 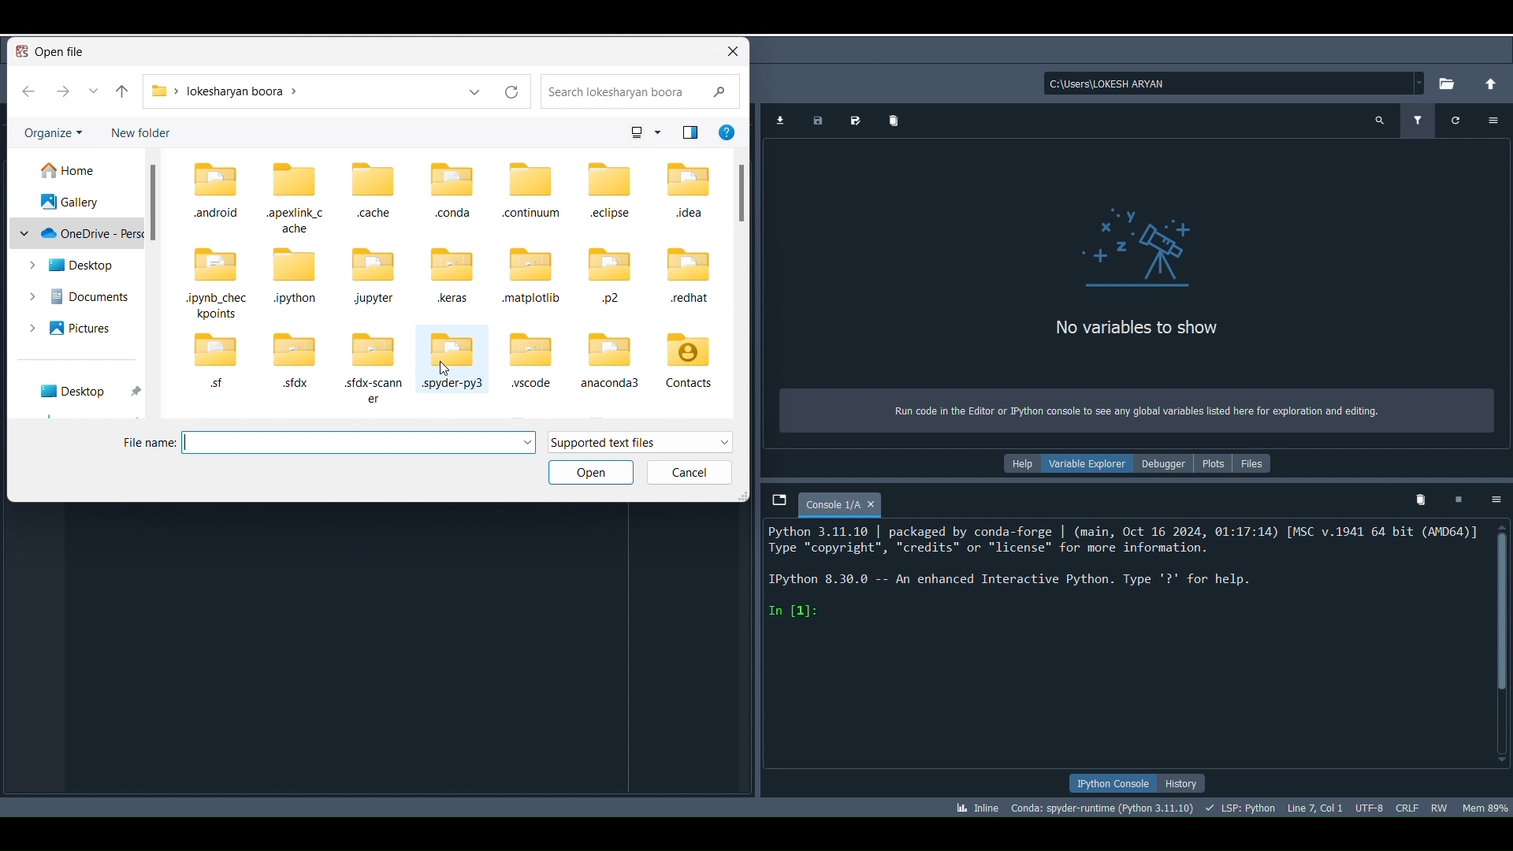 What do you see at coordinates (530, 279) in the screenshot?
I see `Folder` at bounding box center [530, 279].